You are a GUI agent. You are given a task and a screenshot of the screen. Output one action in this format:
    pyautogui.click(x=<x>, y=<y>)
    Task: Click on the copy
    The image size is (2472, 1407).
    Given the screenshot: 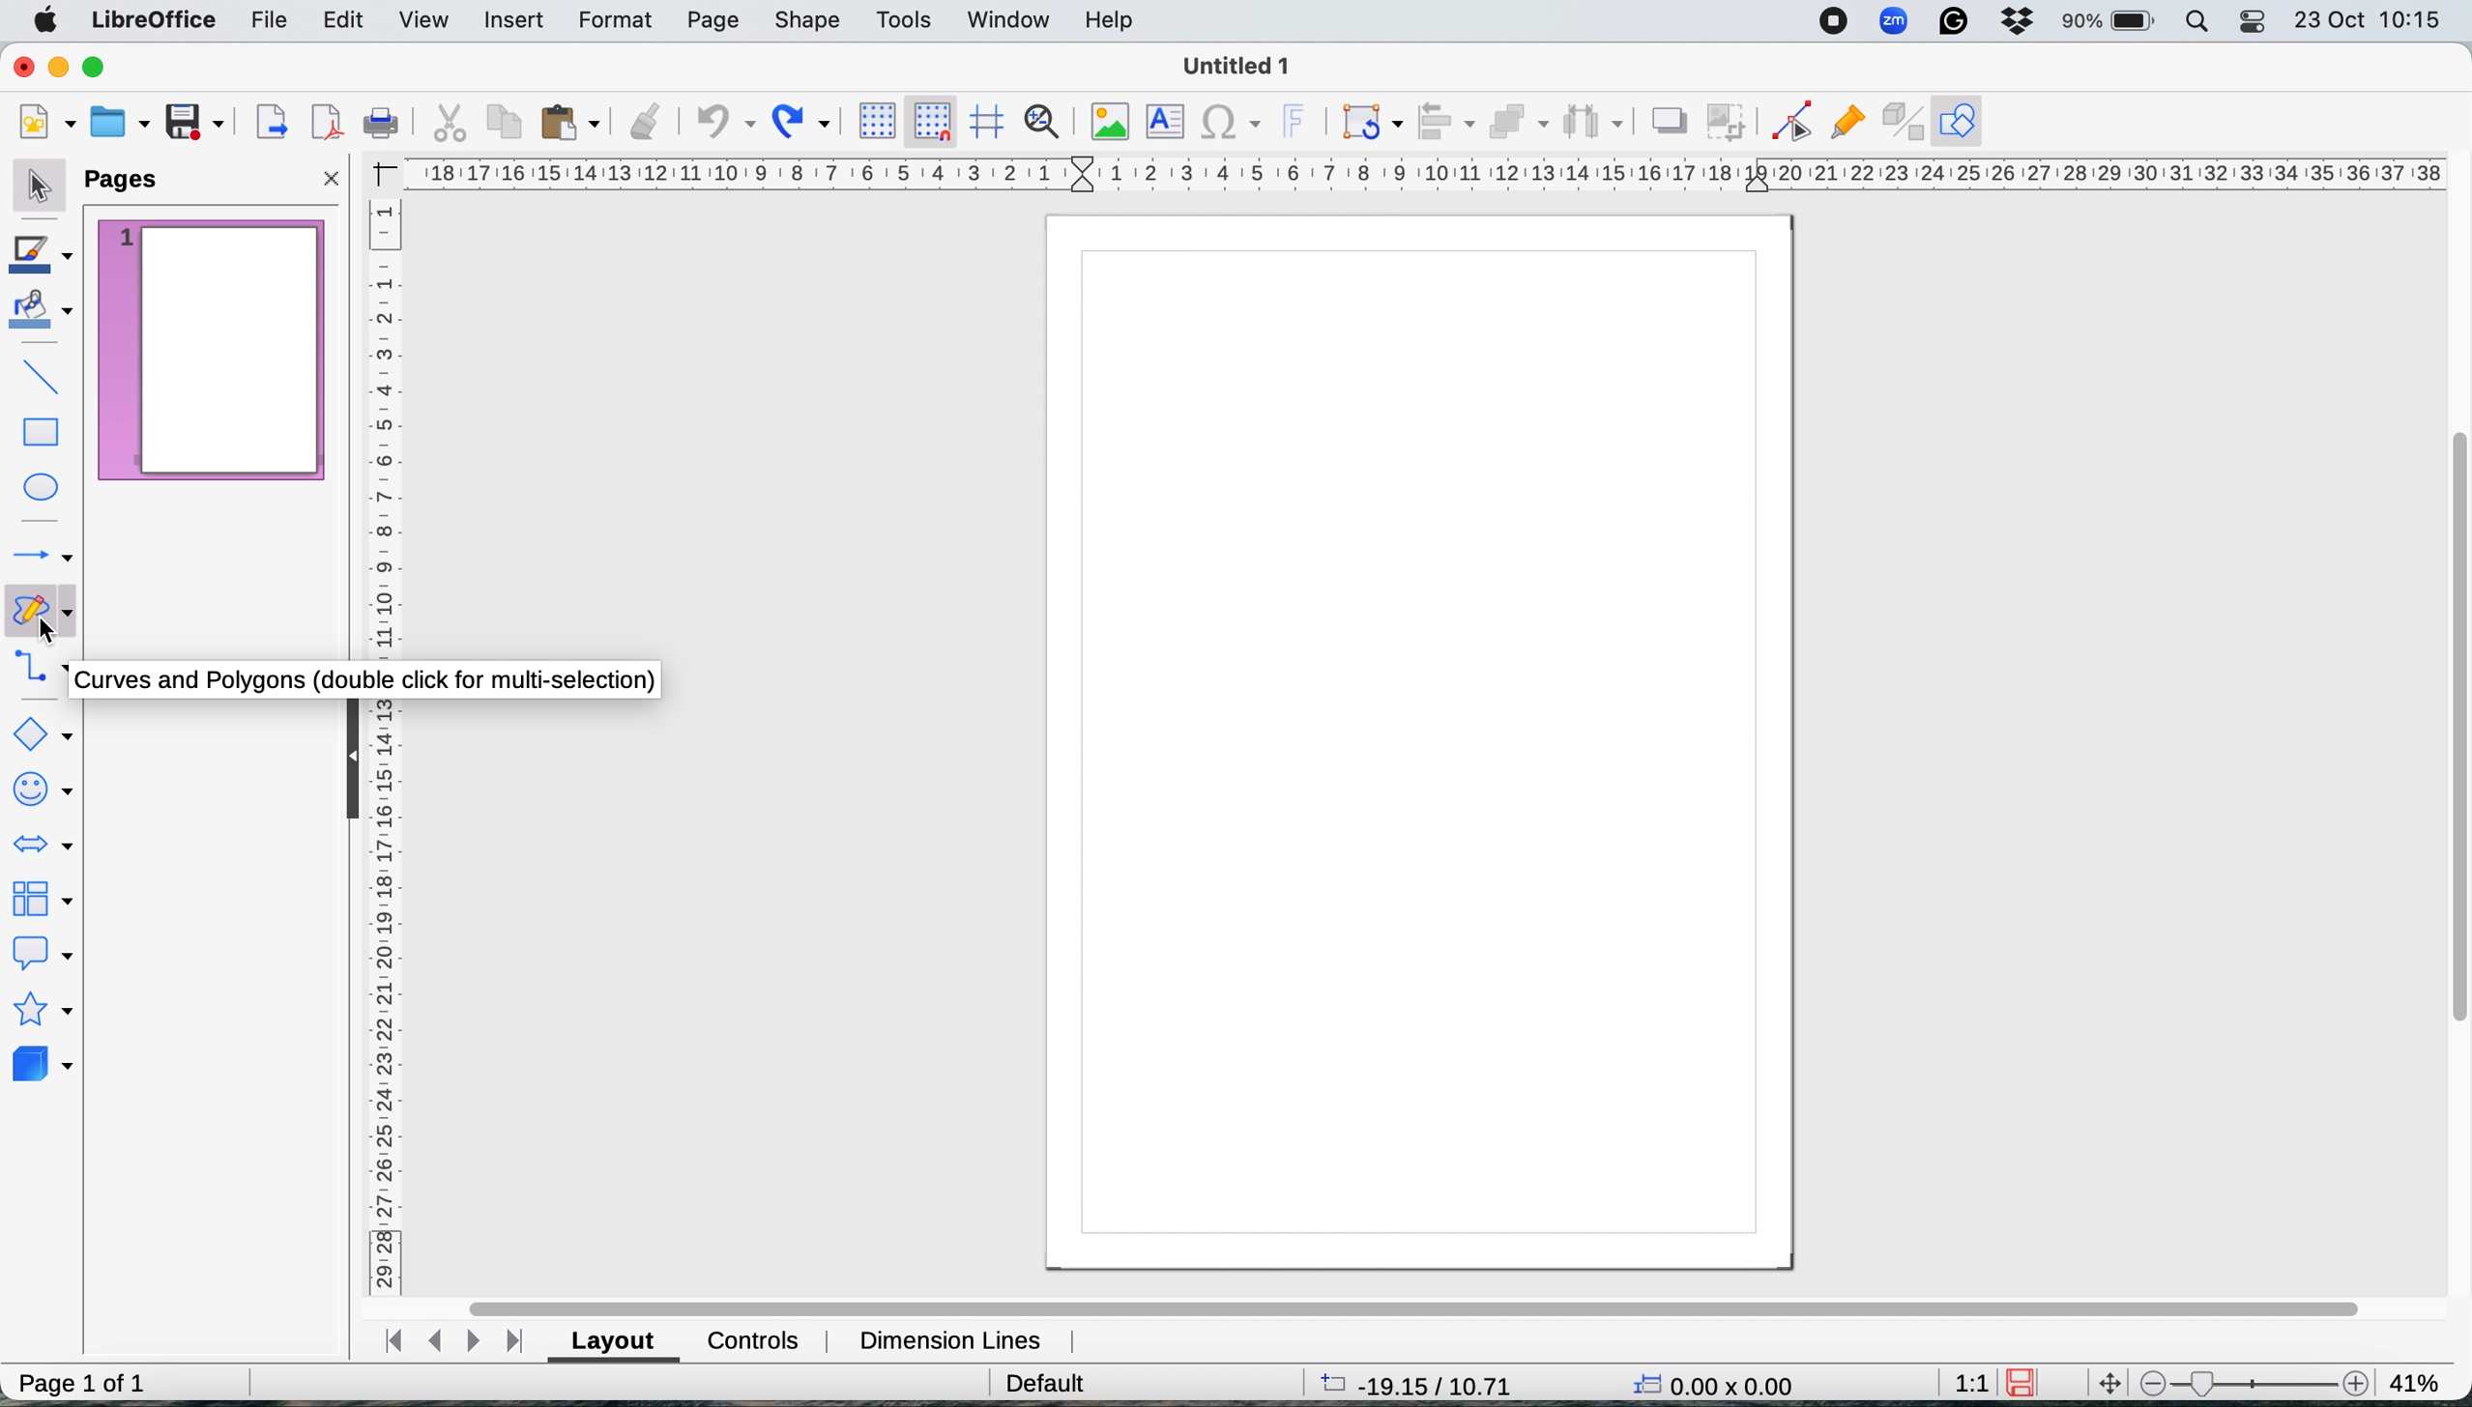 What is the action you would take?
    pyautogui.click(x=506, y=123)
    